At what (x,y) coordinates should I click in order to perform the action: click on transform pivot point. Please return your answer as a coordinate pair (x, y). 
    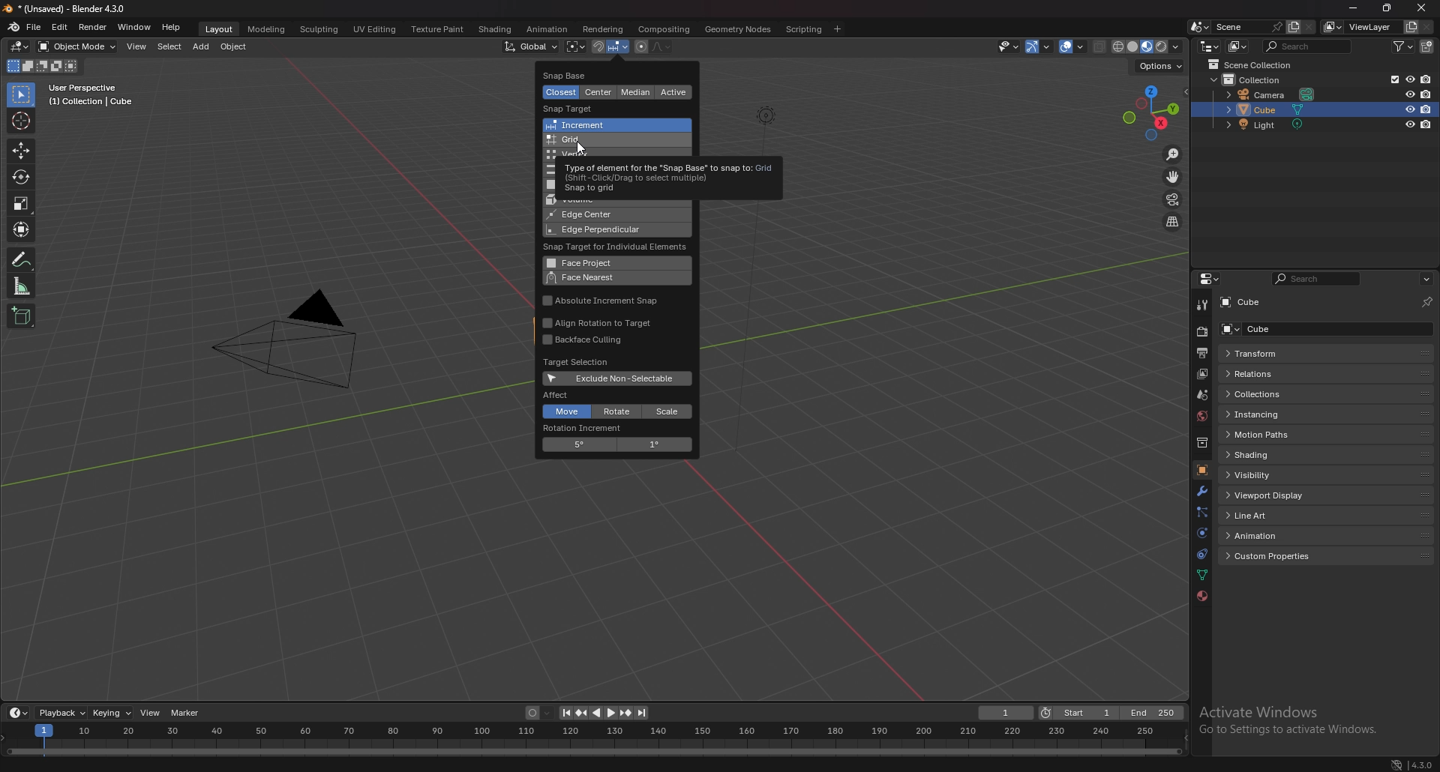
    Looking at the image, I should click on (575, 46).